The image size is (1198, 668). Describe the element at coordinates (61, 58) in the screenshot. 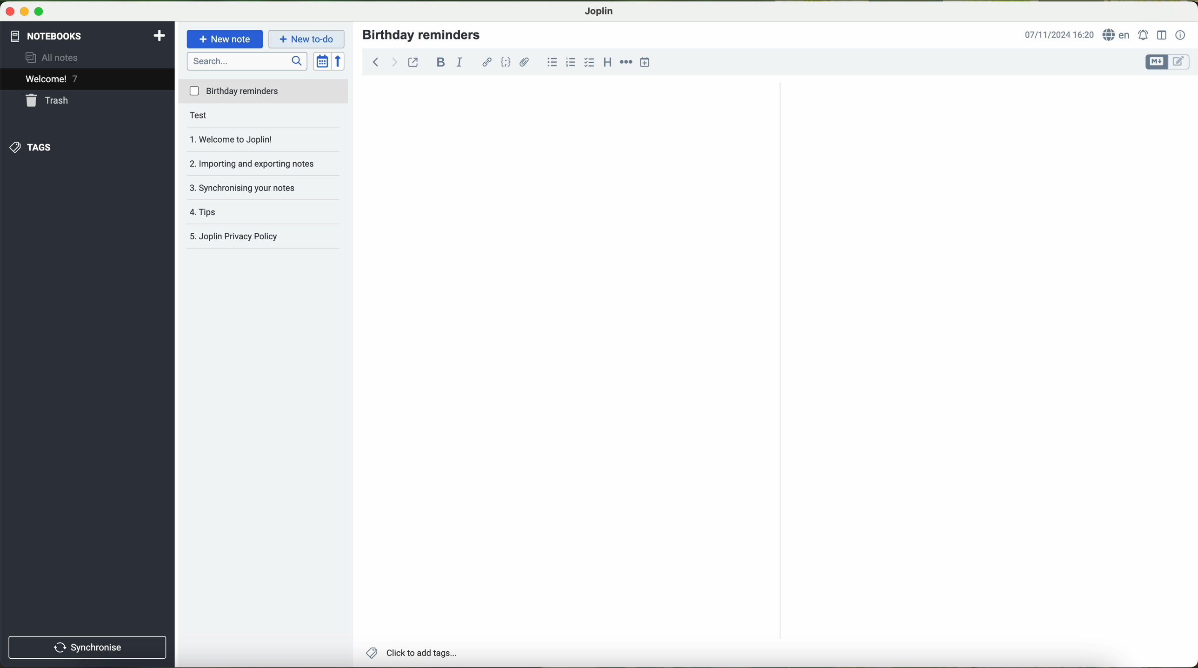

I see `all notes` at that location.